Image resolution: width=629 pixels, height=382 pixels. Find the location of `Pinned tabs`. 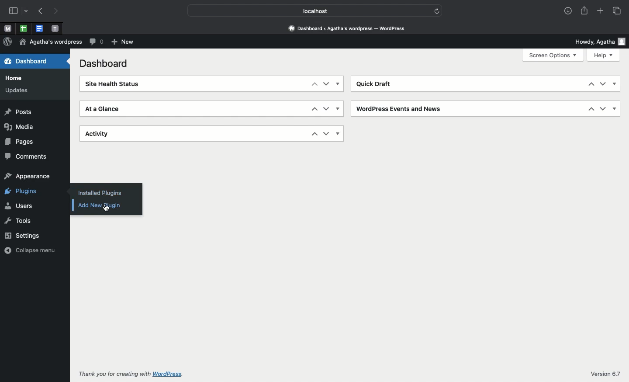

Pinned tabs is located at coordinates (40, 29).